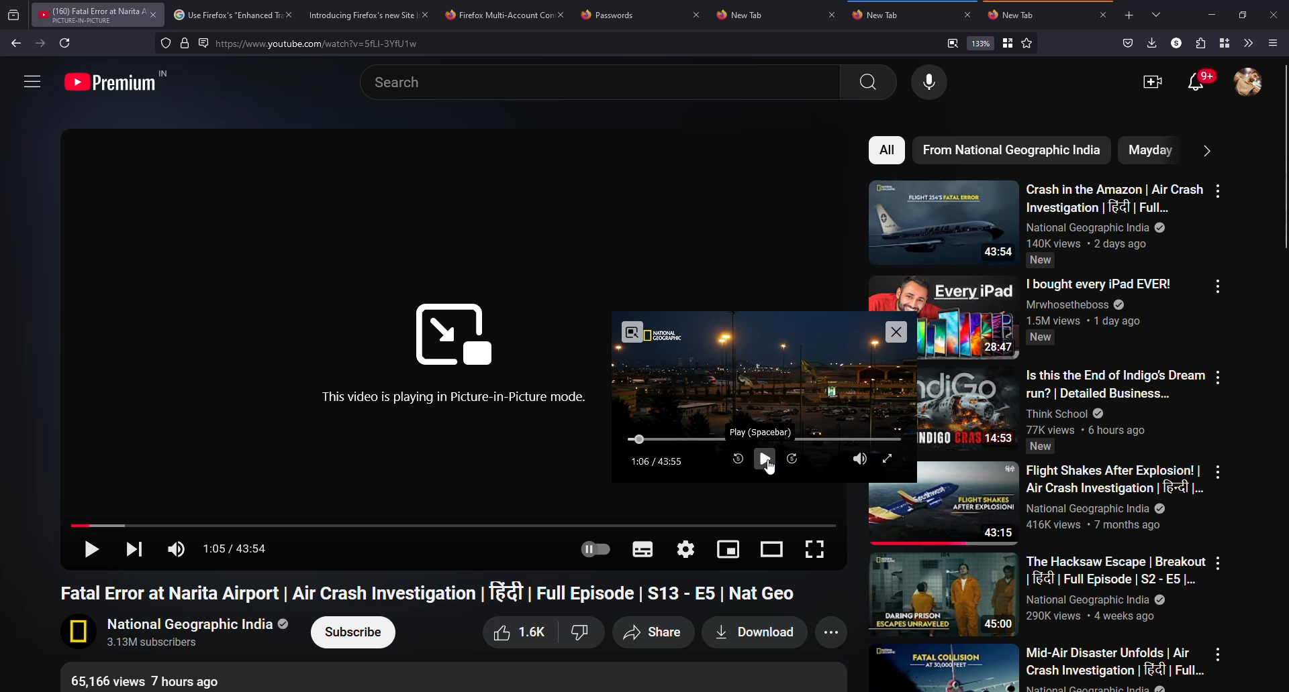 The width and height of the screenshot is (1289, 692). What do you see at coordinates (1040, 447) in the screenshot?
I see `Indicates video is new` at bounding box center [1040, 447].